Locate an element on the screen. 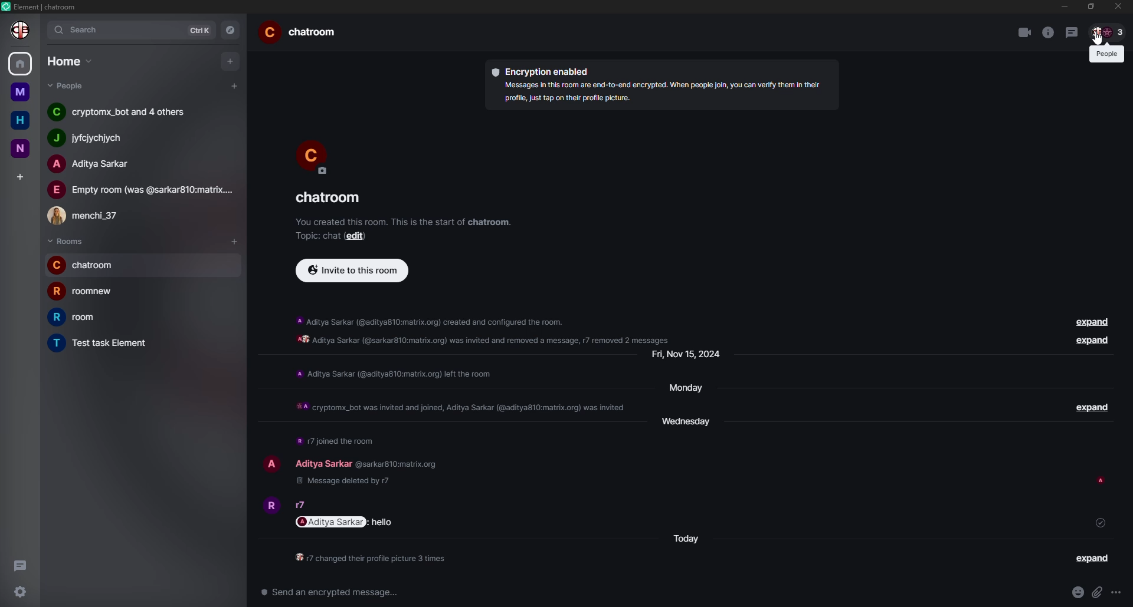 This screenshot has width=1133, height=607. home is located at coordinates (22, 121).